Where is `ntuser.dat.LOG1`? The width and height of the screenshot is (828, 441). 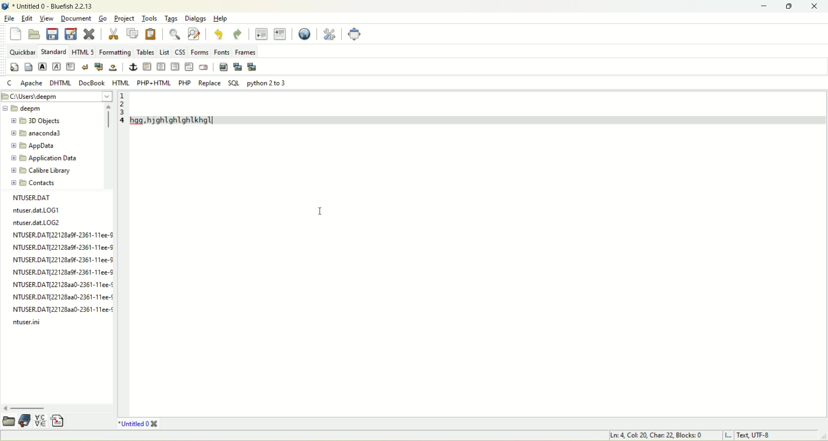
ntuser.dat.LOG1 is located at coordinates (34, 209).